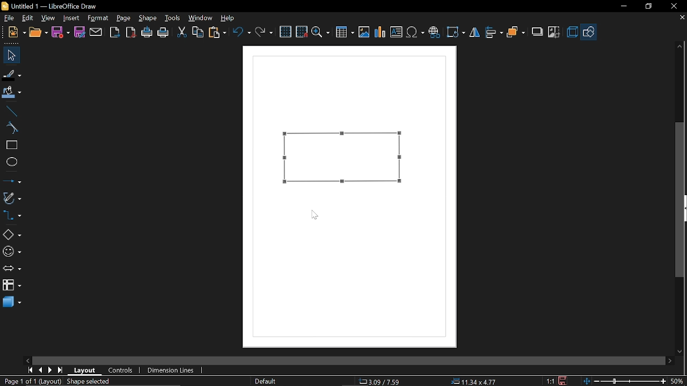 The height and width of the screenshot is (386, 687). What do you see at coordinates (672, 6) in the screenshot?
I see `close` at bounding box center [672, 6].